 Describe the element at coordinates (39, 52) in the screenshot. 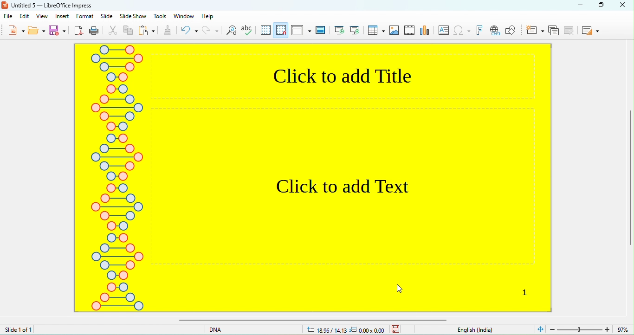

I see `slide1 dialog box` at that location.